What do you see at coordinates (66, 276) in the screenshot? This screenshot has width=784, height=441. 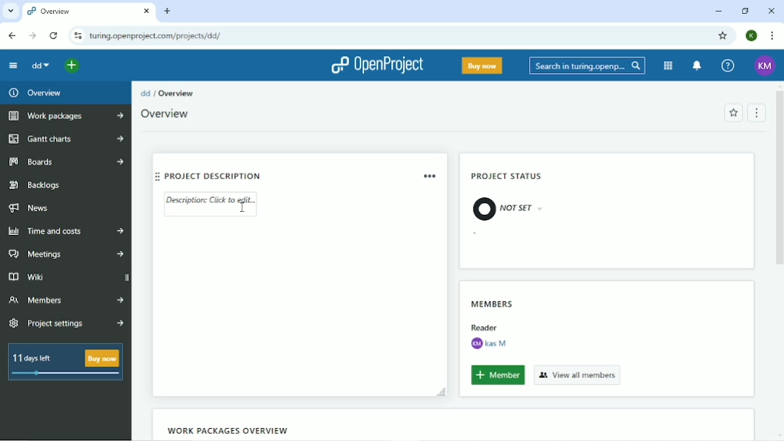 I see `Wiki` at bounding box center [66, 276].